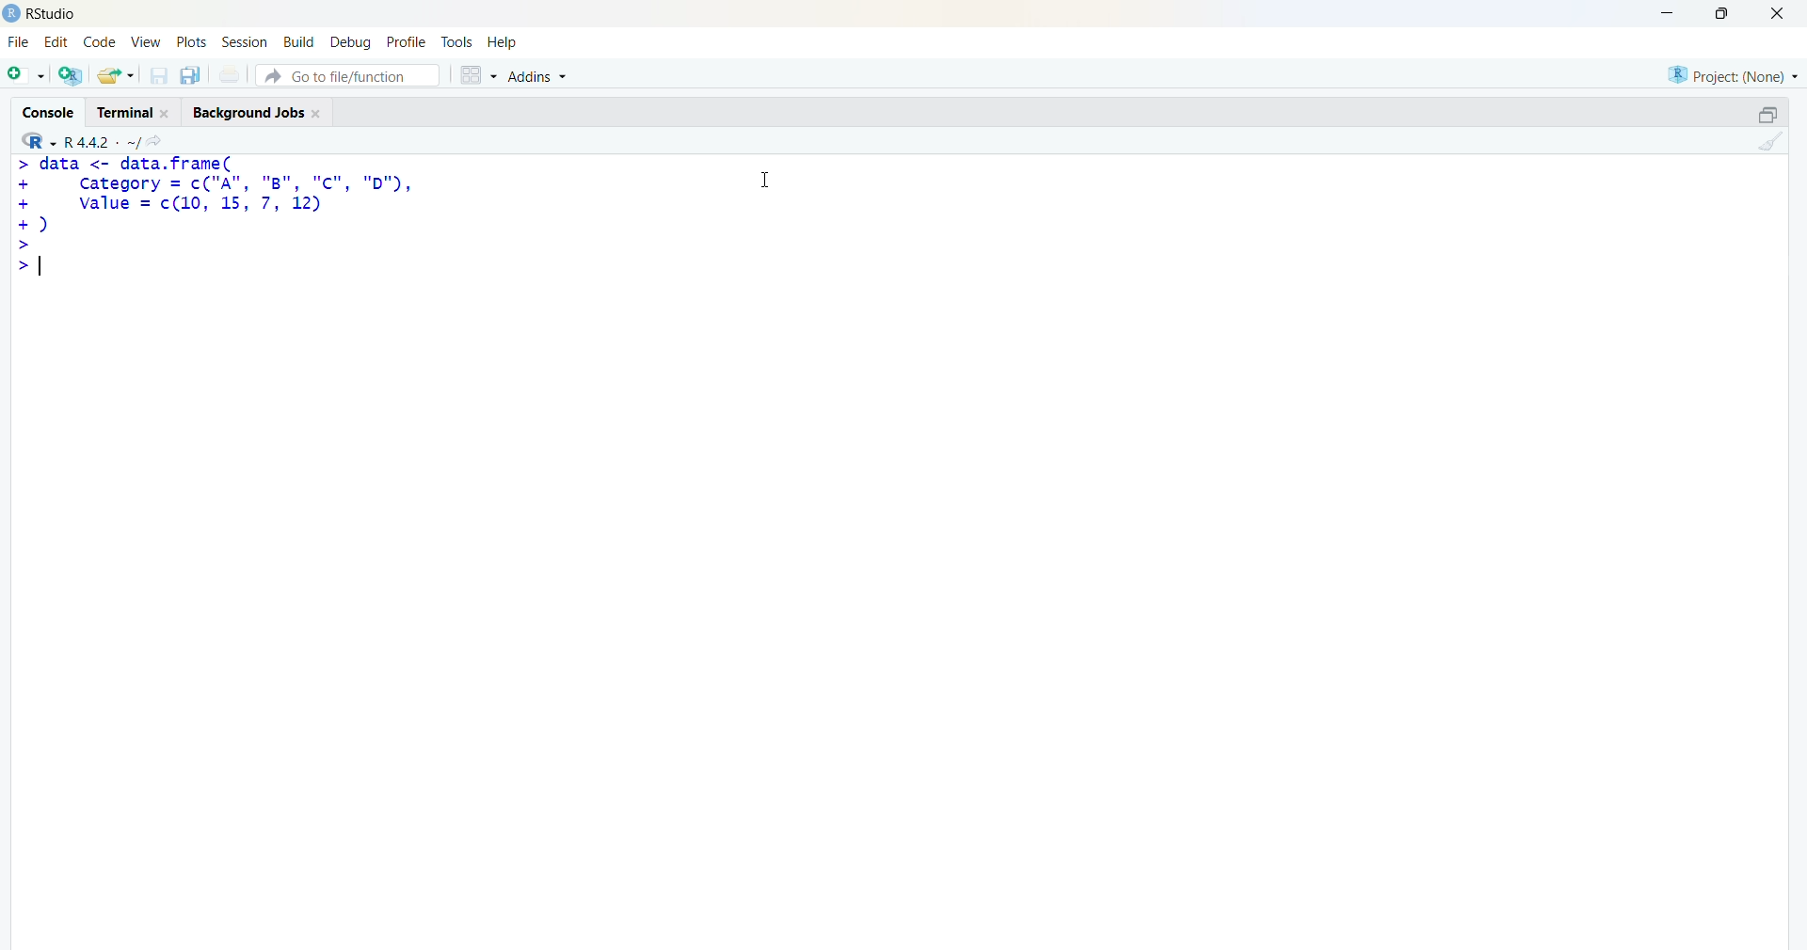 The width and height of the screenshot is (1807, 950). What do you see at coordinates (194, 42) in the screenshot?
I see `plots` at bounding box center [194, 42].